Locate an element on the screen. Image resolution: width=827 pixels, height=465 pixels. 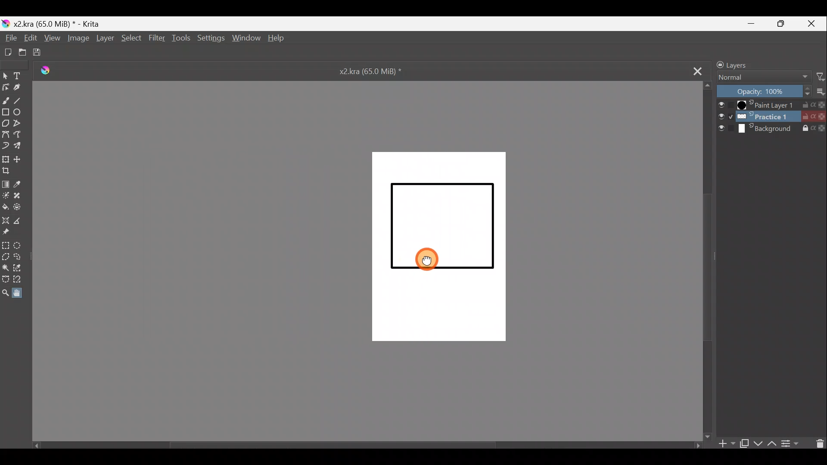
Canvas is located at coordinates (436, 246).